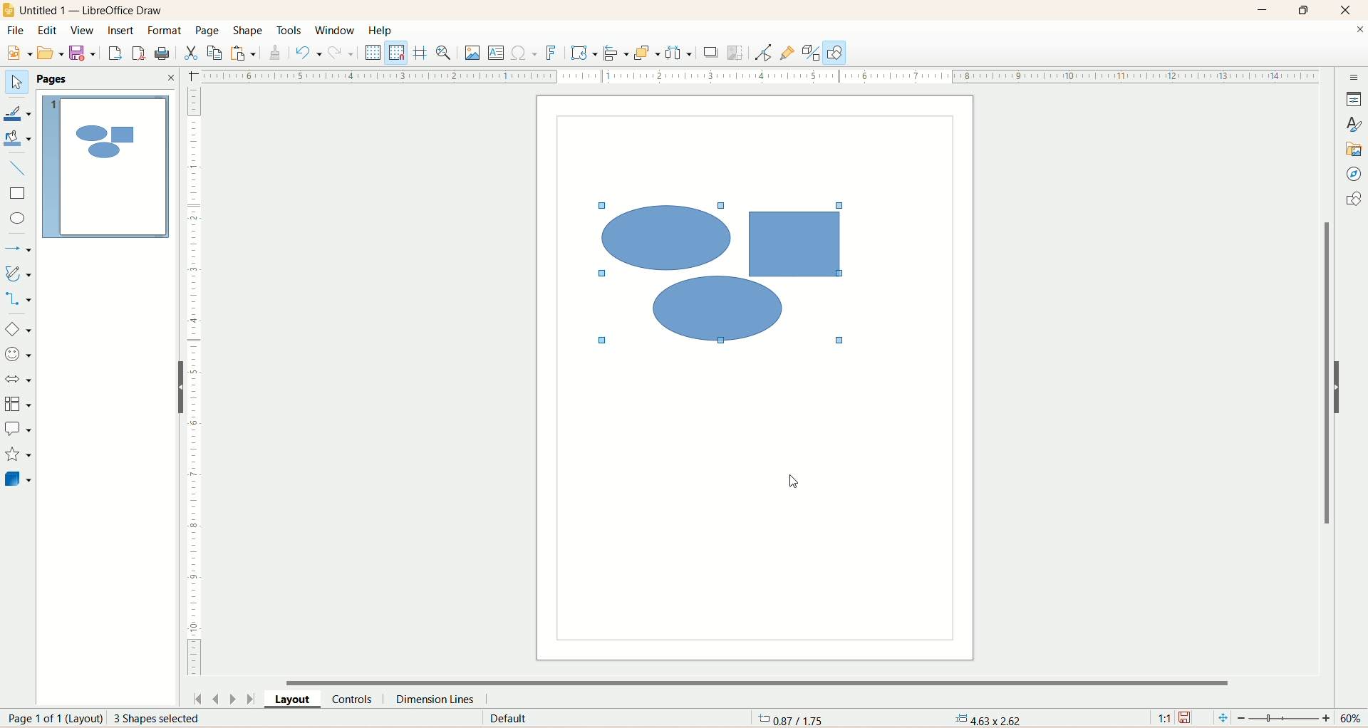 Image resolution: width=1368 pixels, height=728 pixels. Describe the element at coordinates (420, 53) in the screenshot. I see `helplines` at that location.